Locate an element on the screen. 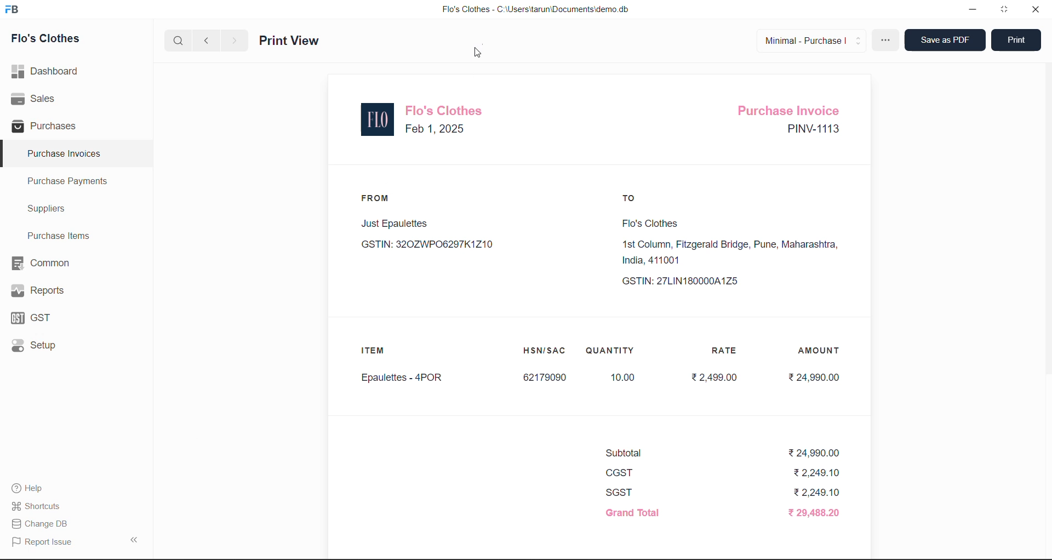  next is located at coordinates (234, 41).